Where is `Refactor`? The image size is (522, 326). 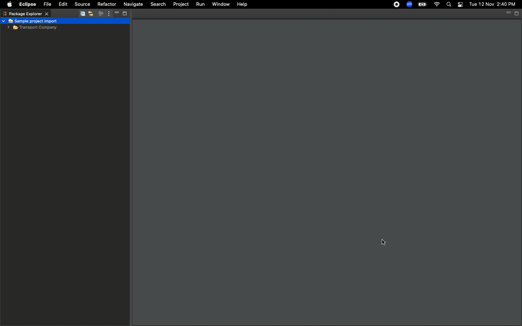 Refactor is located at coordinates (107, 4).